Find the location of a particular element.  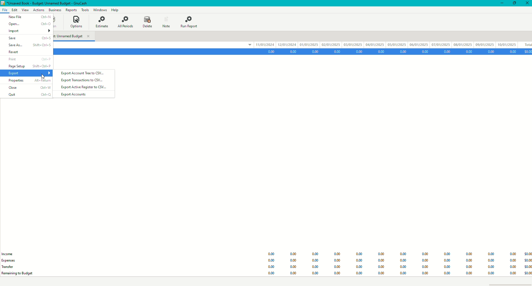

Remaining Budget is located at coordinates (20, 273).